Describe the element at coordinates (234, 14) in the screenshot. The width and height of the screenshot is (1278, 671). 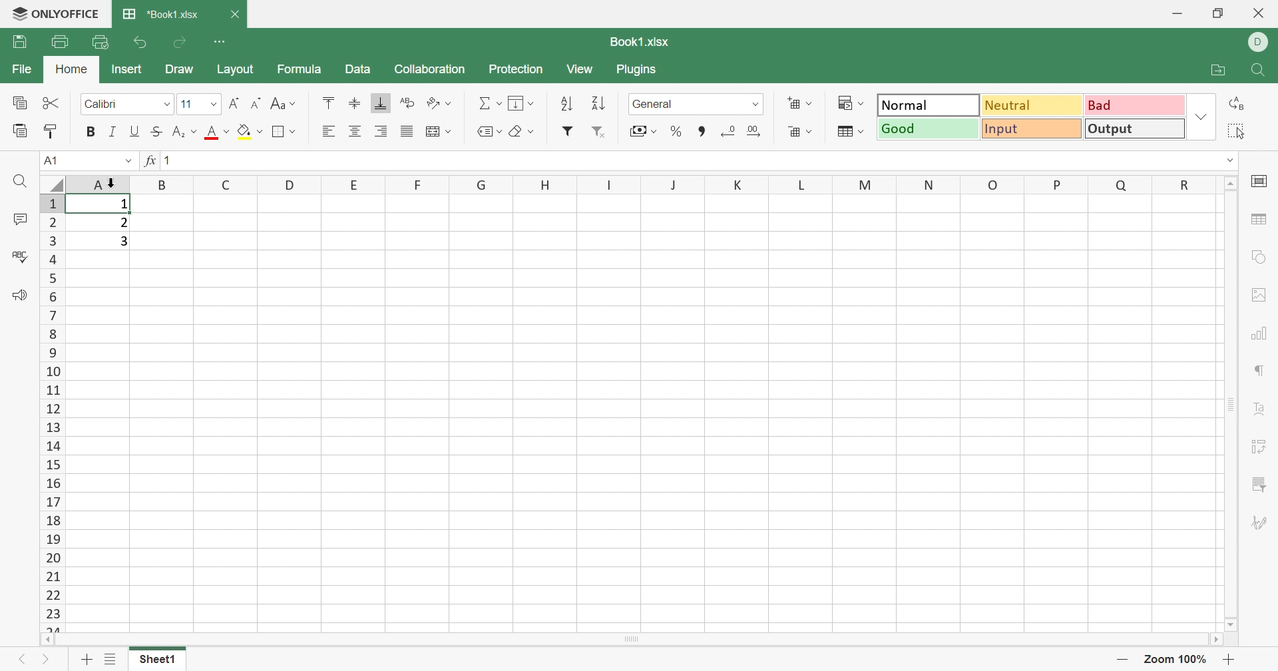
I see `Close` at that location.